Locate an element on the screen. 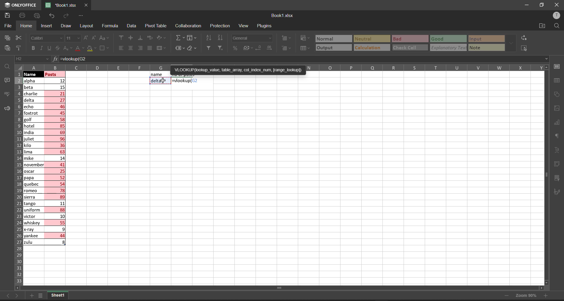 The width and height of the screenshot is (564, 301). percent style is located at coordinates (234, 49).